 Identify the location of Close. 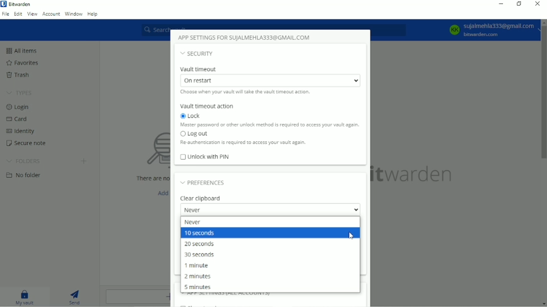
(538, 4).